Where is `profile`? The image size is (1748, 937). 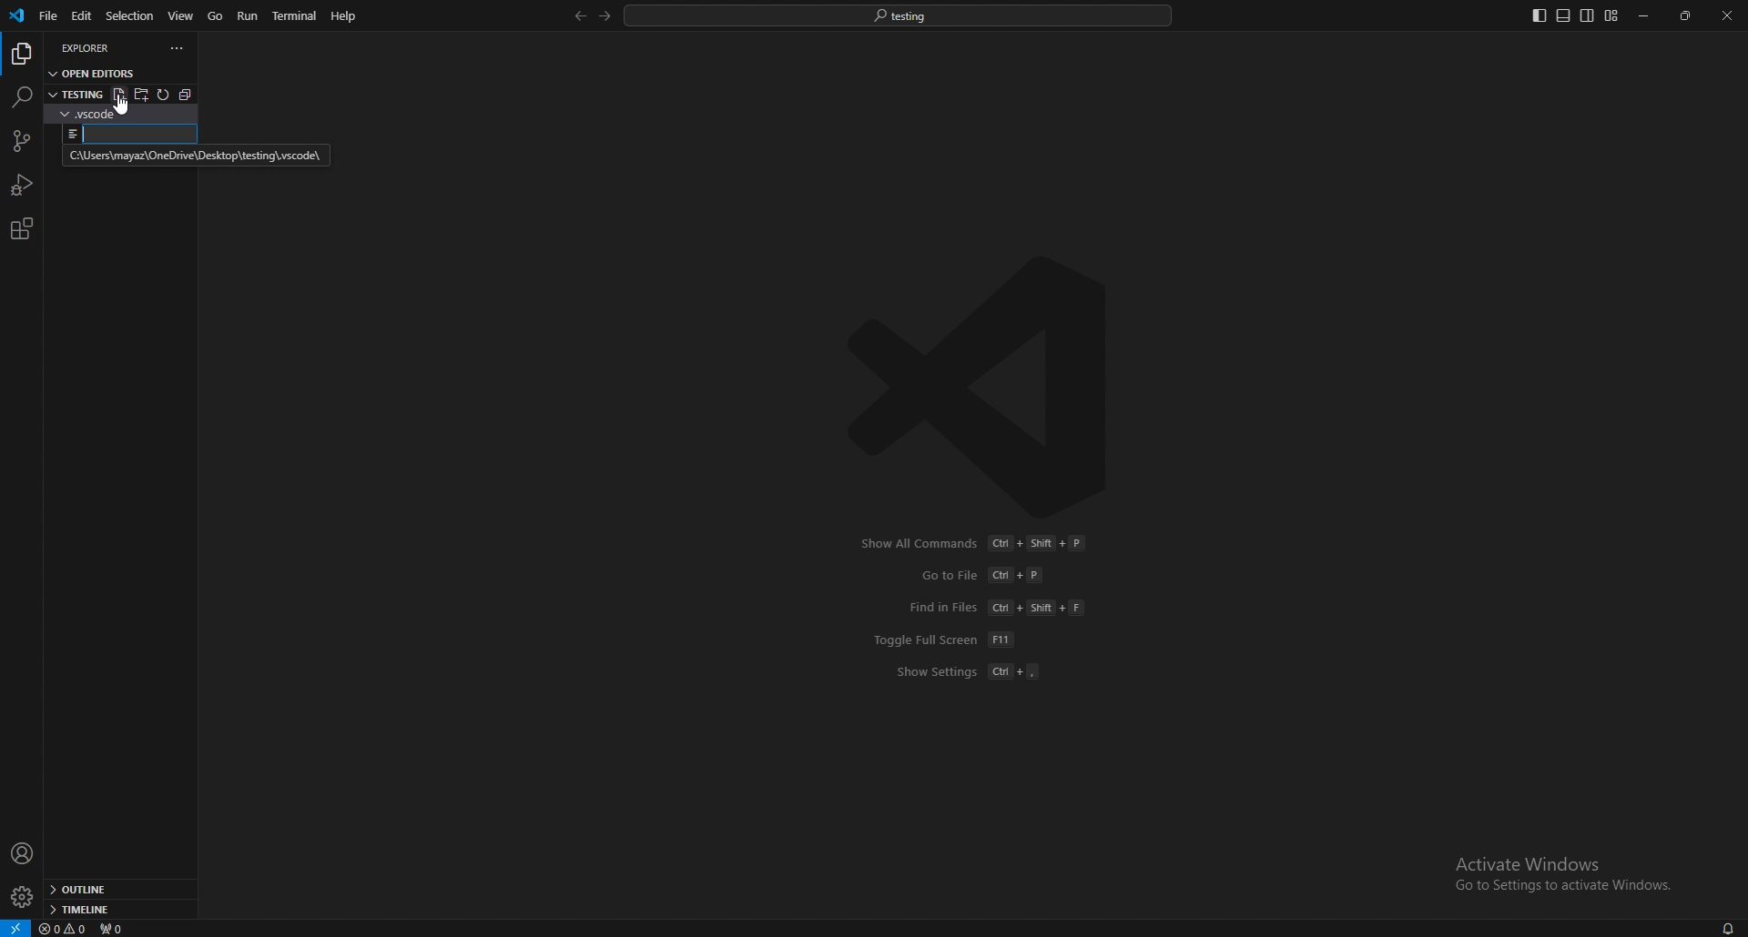 profile is located at coordinates (23, 853).